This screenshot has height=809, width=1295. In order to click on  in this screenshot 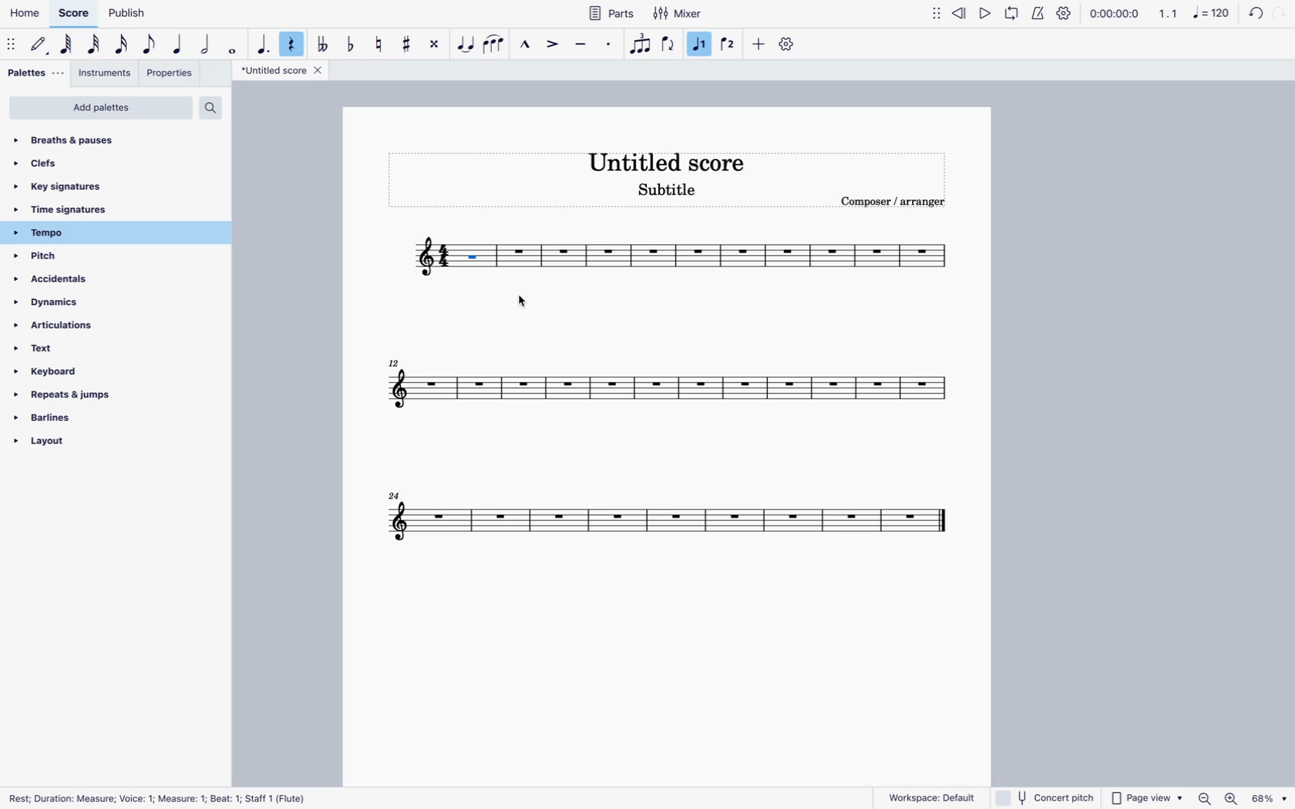, I will do `click(1234, 797)`.